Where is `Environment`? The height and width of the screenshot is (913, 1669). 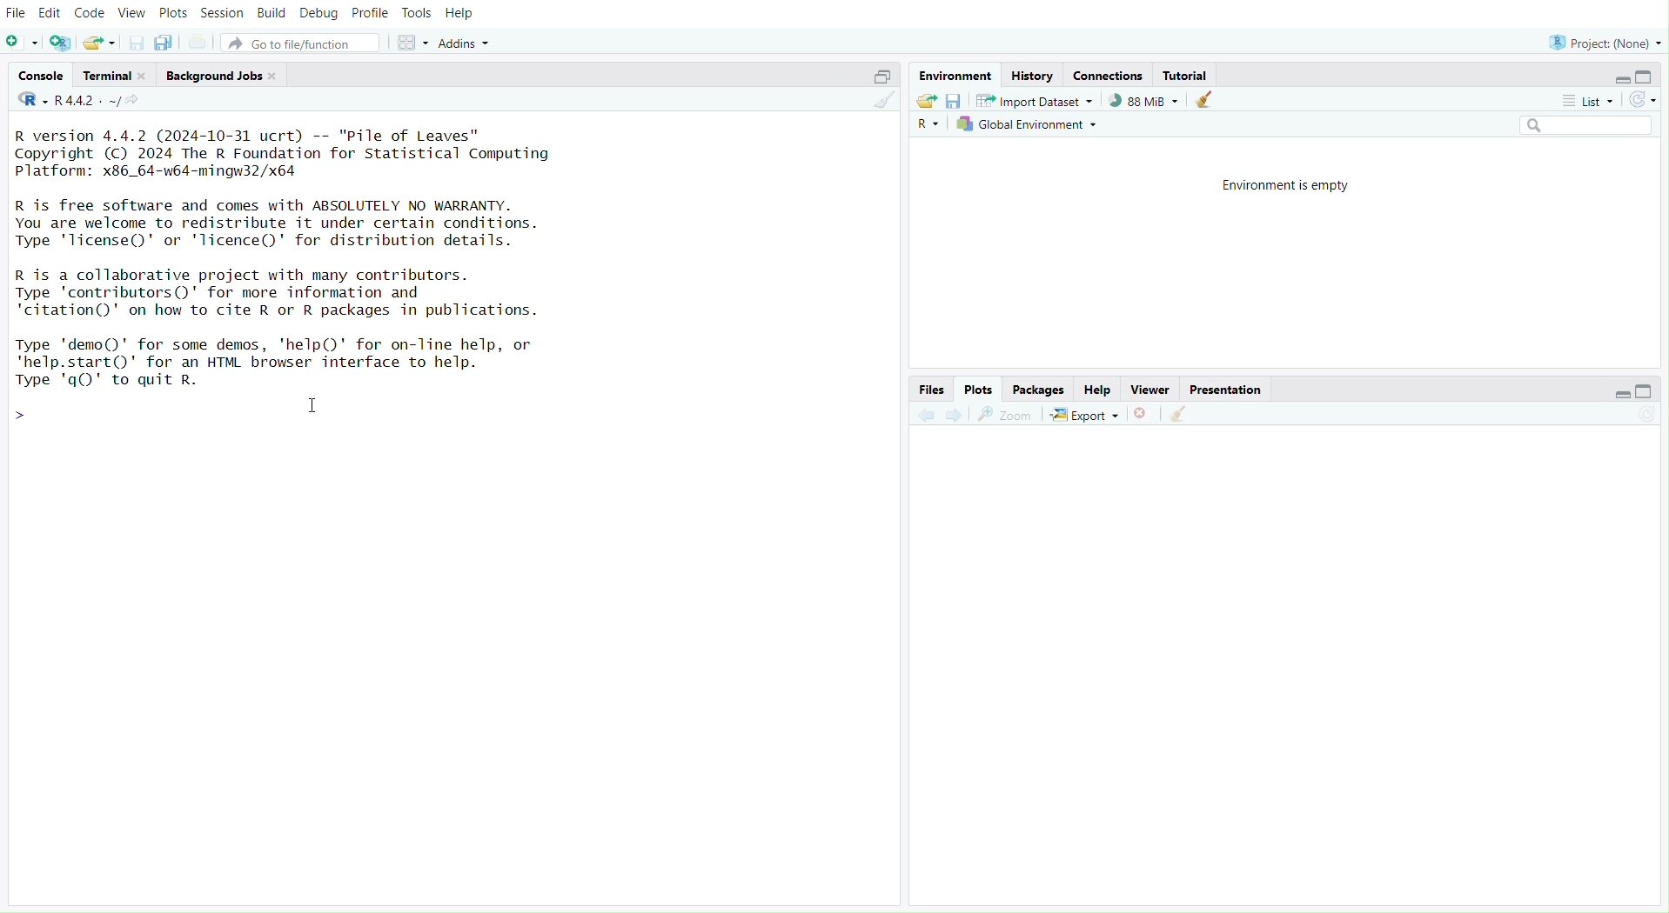 Environment is located at coordinates (954, 76).